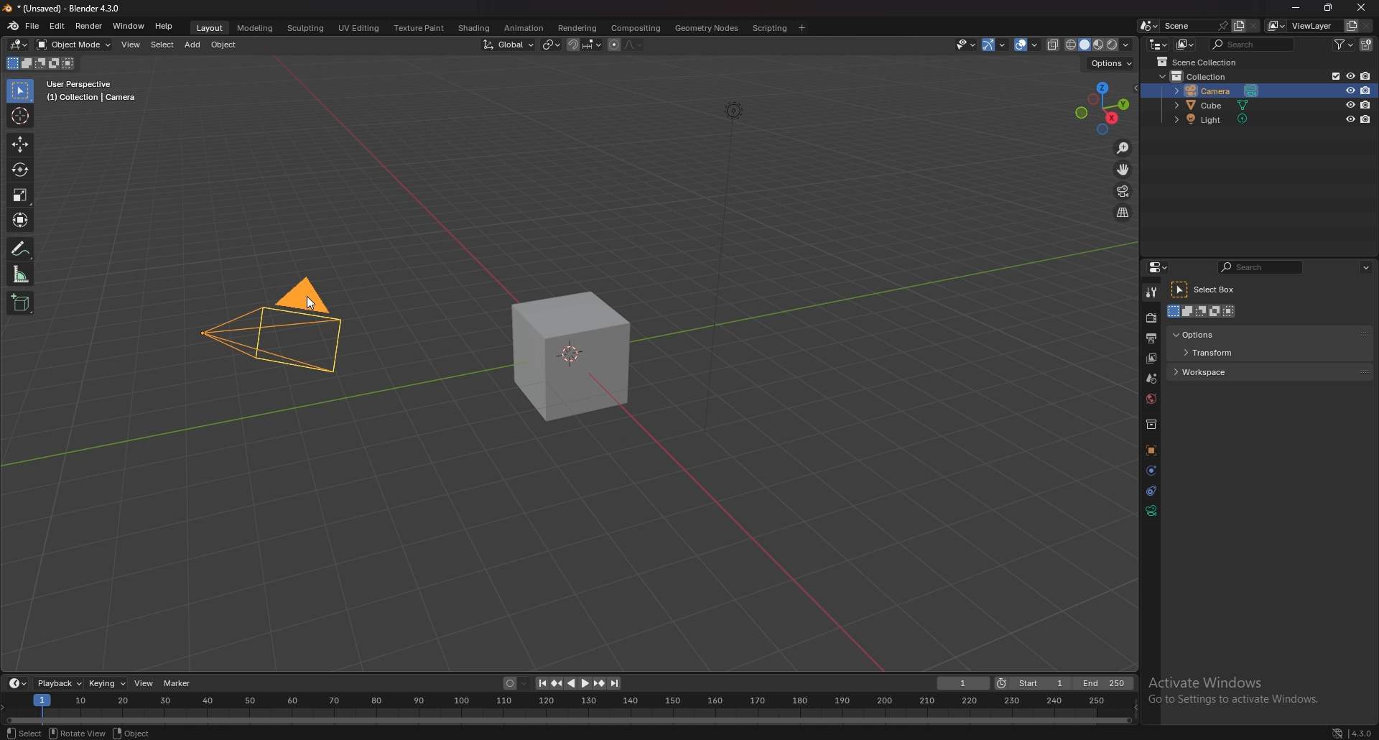 Image resolution: width=1379 pixels, height=740 pixels. What do you see at coordinates (515, 683) in the screenshot?
I see `auto keying` at bounding box center [515, 683].